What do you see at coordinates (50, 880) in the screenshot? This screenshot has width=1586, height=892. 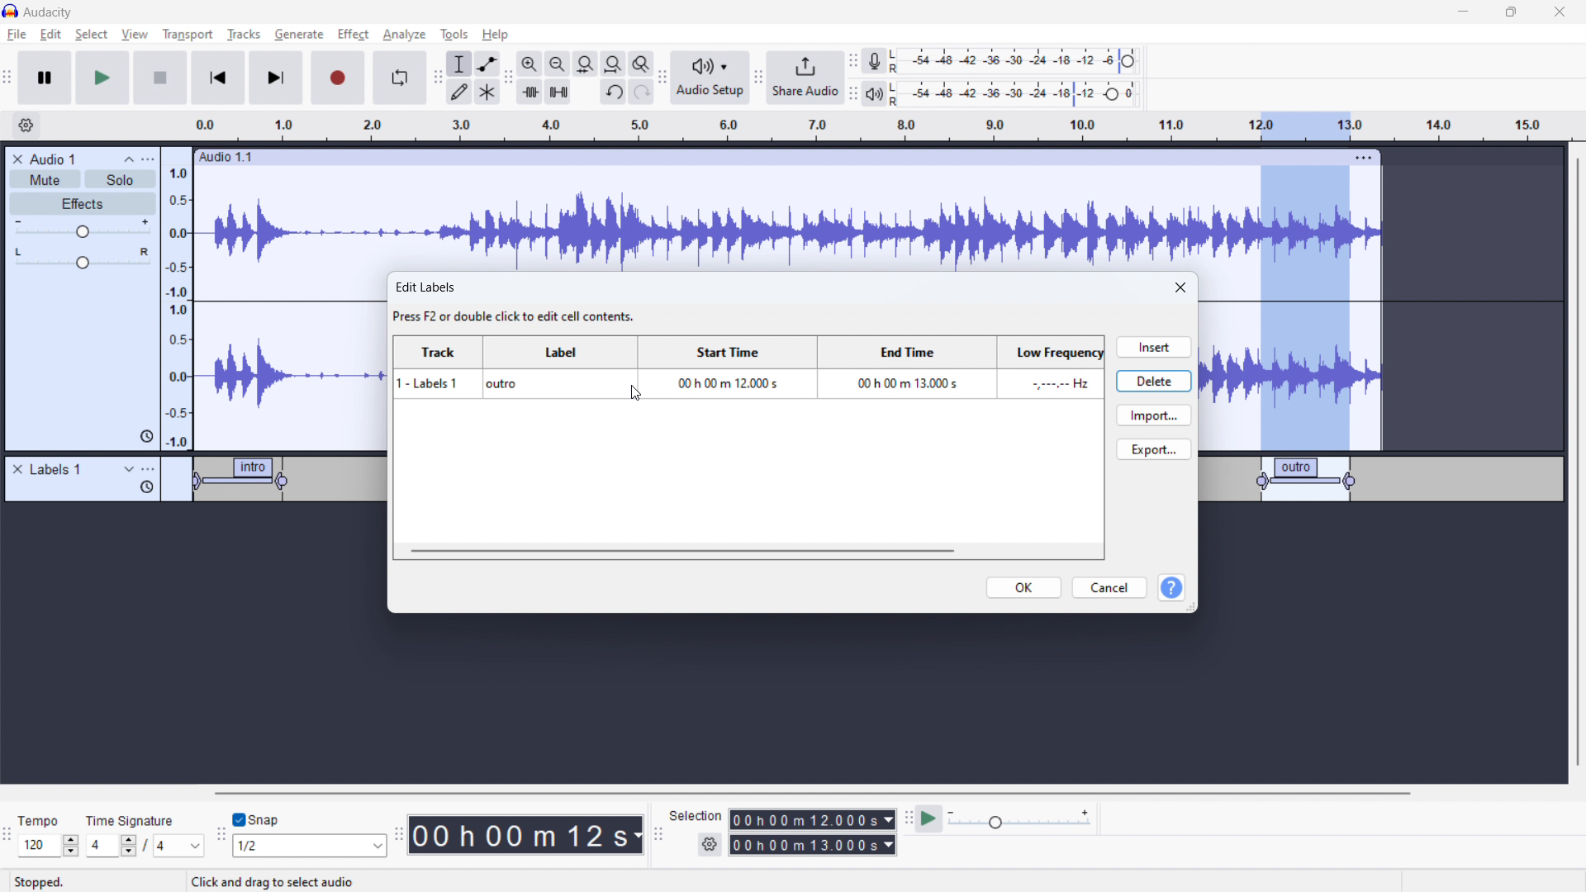 I see `stopped.` at bounding box center [50, 880].